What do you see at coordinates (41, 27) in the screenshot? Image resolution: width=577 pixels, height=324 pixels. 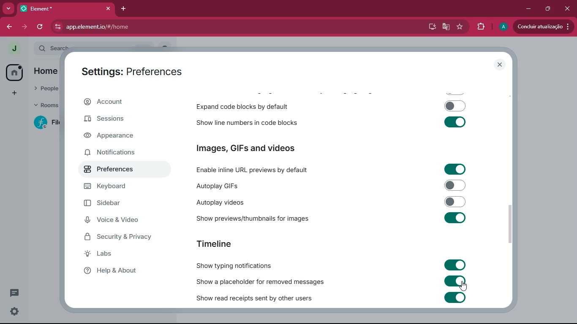 I see `refresh` at bounding box center [41, 27].